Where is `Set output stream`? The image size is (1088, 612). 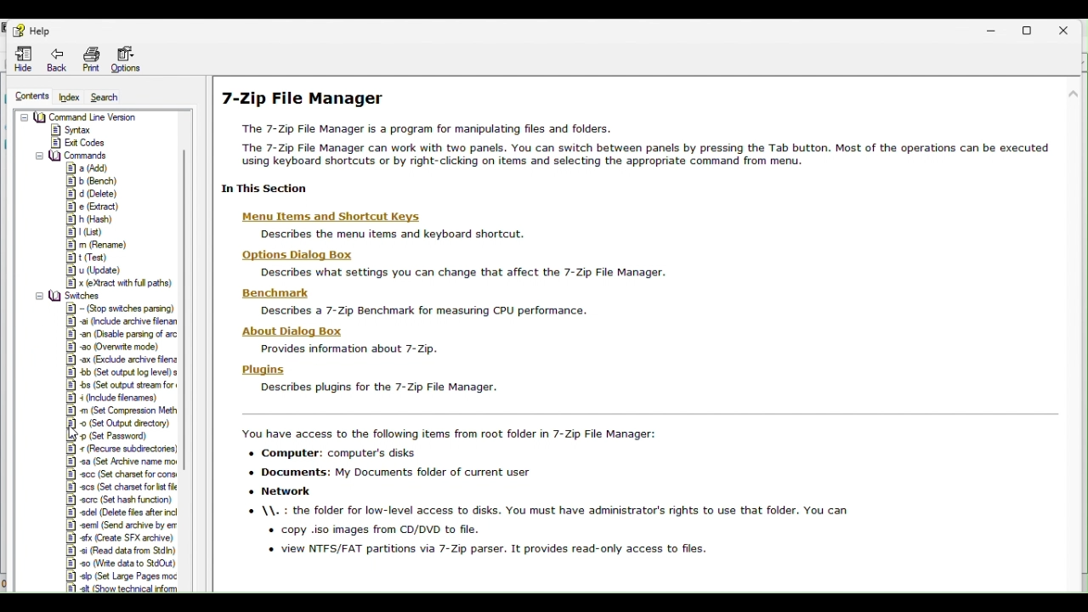 Set output stream is located at coordinates (122, 384).